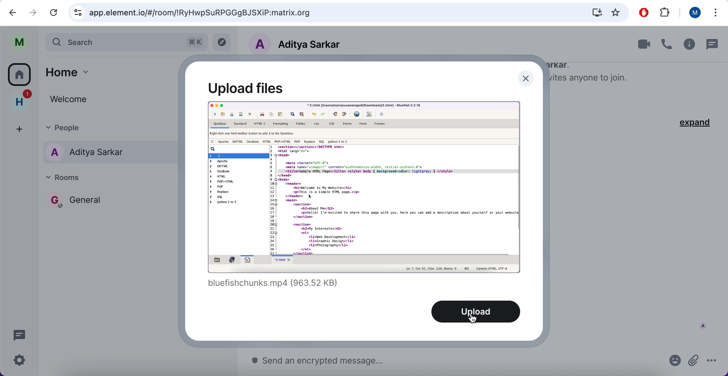 Image resolution: width=728 pixels, height=376 pixels. Describe the element at coordinates (20, 73) in the screenshot. I see `rooms` at that location.